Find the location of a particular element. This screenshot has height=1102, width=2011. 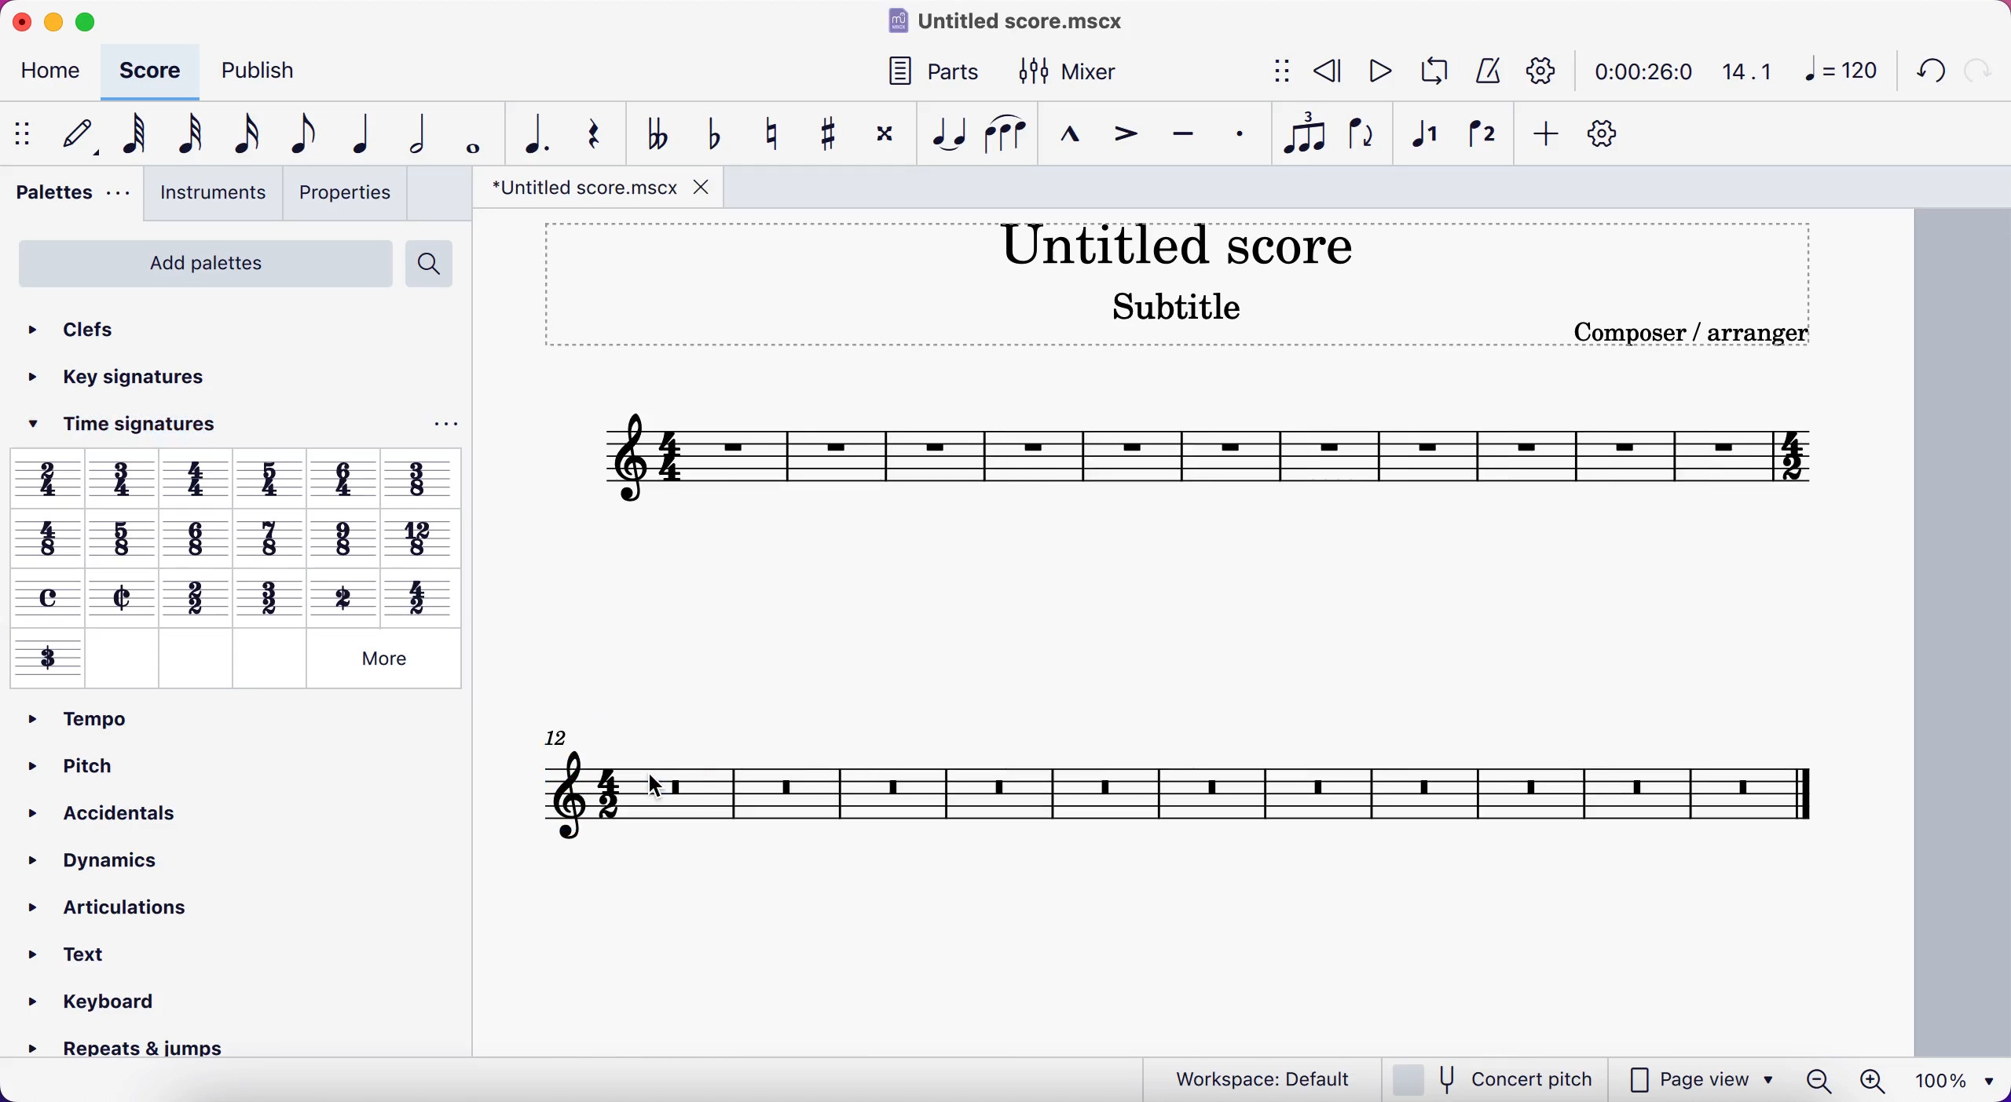

tempo is located at coordinates (74, 717).